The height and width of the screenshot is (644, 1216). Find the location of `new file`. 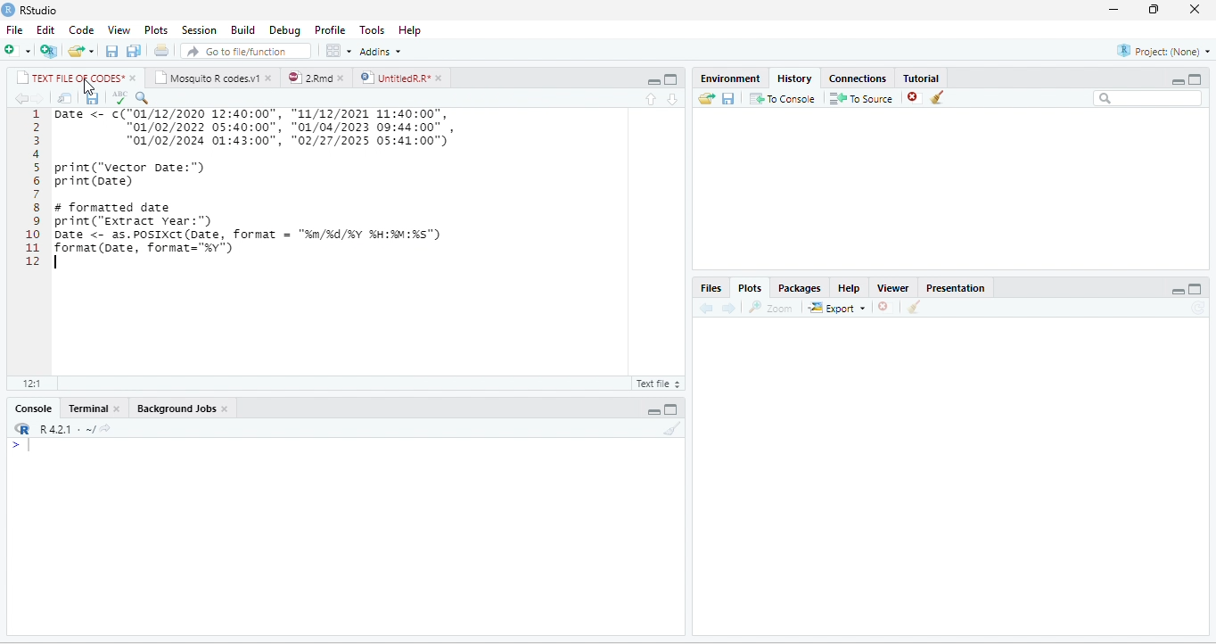

new file is located at coordinates (18, 51).